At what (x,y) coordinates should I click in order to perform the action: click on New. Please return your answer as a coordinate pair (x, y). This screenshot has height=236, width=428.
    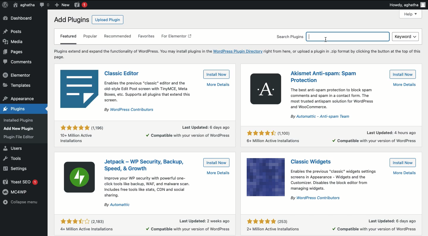
    Looking at the image, I should click on (62, 5).